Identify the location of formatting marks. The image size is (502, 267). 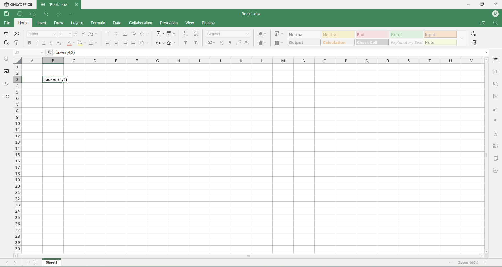
(495, 121).